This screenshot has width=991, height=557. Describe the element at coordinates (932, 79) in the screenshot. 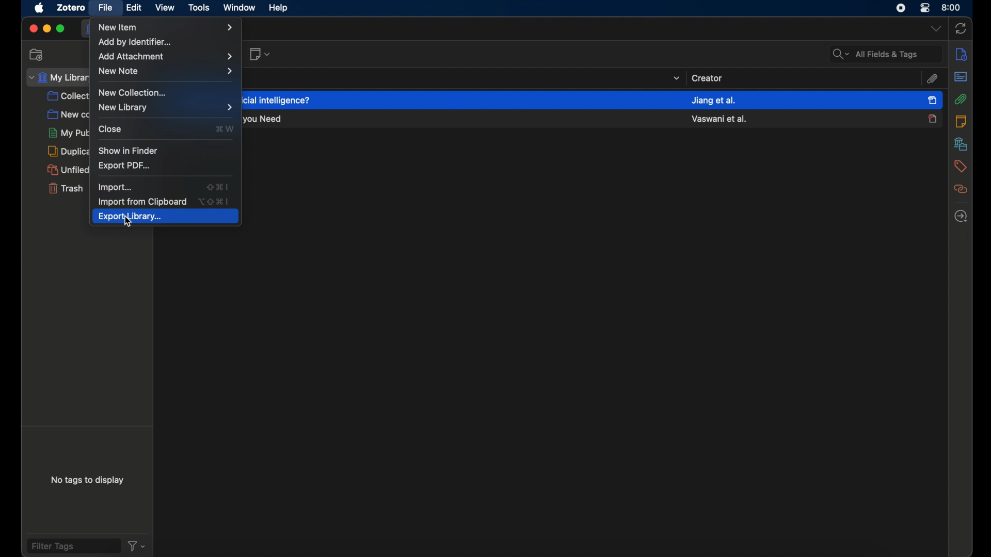

I see `attachments` at that location.